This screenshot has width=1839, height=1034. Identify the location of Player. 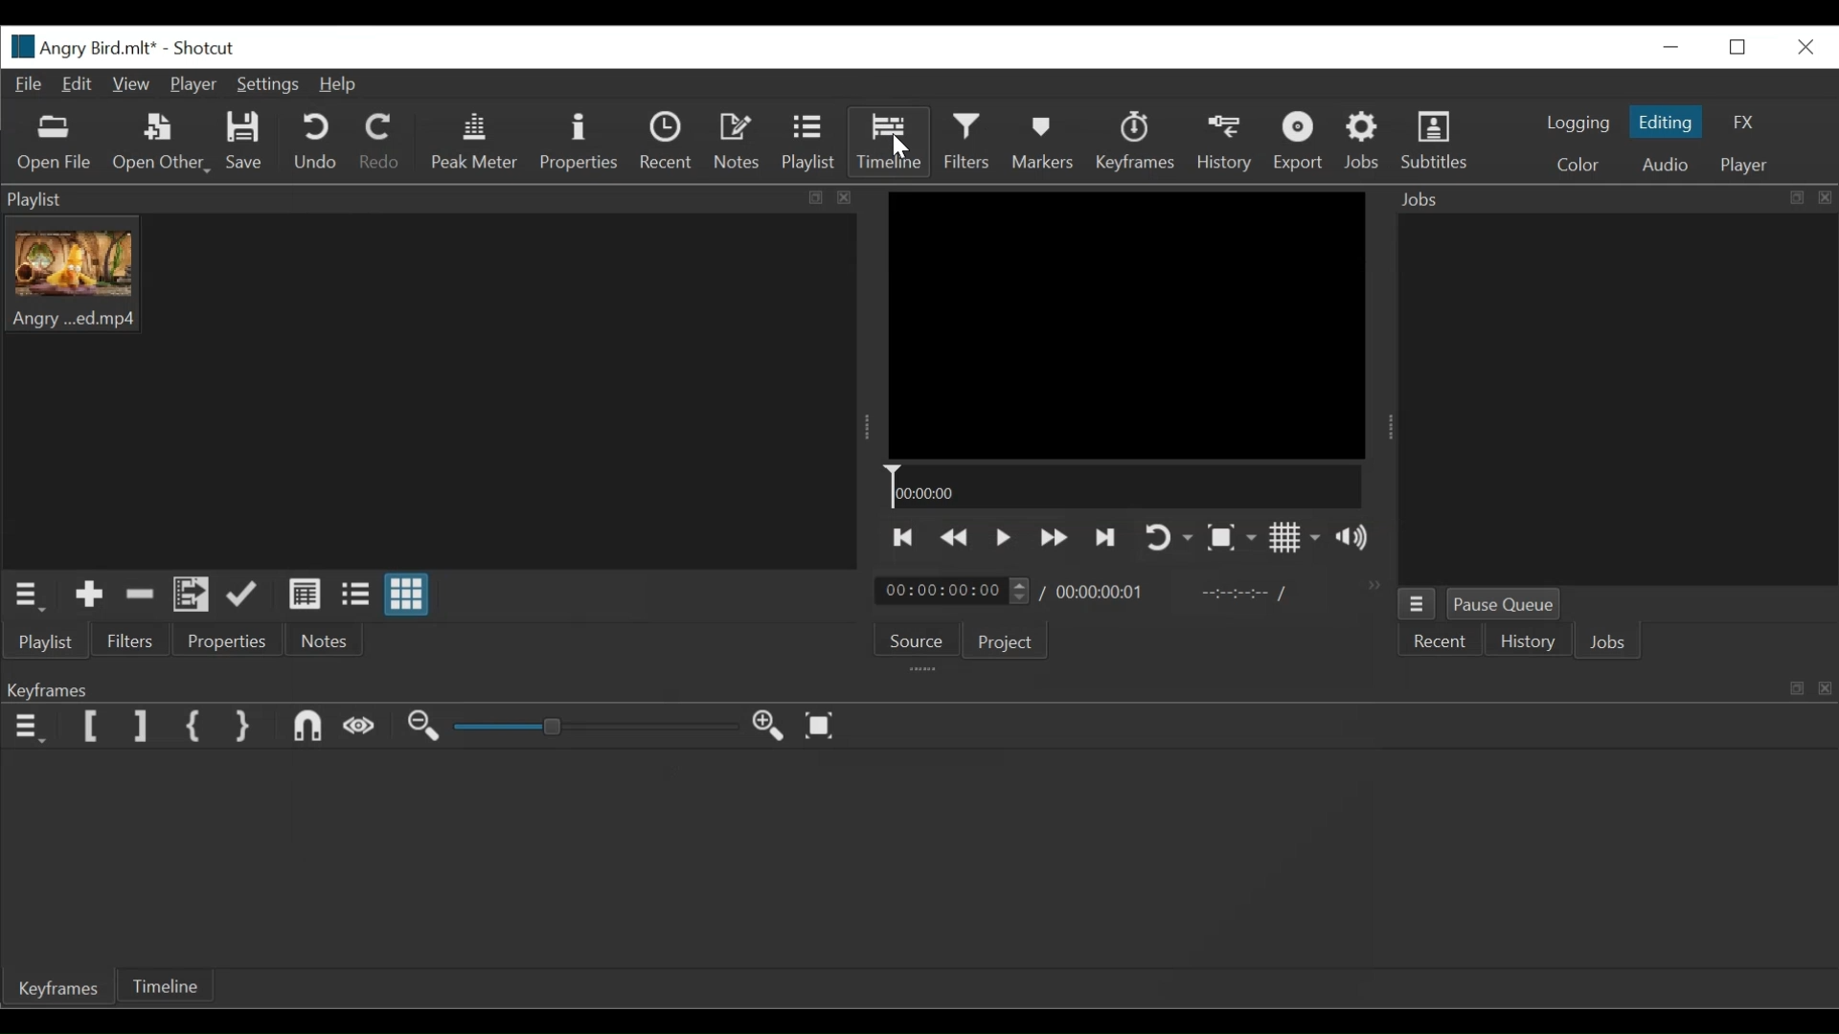
(193, 84).